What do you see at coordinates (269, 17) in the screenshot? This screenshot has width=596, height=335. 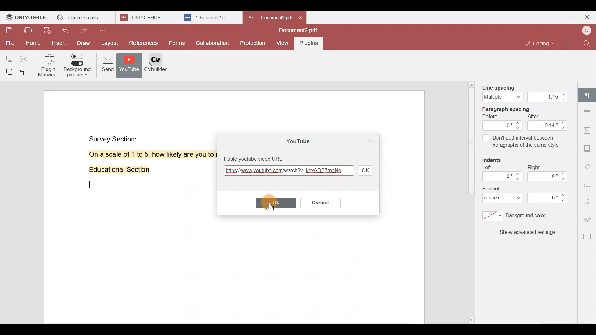 I see `Document2.pdf` at bounding box center [269, 17].